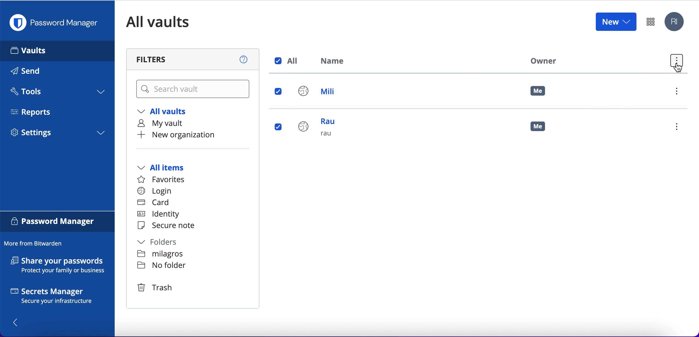 The height and width of the screenshot is (337, 699). What do you see at coordinates (322, 93) in the screenshot?
I see `mili` at bounding box center [322, 93].